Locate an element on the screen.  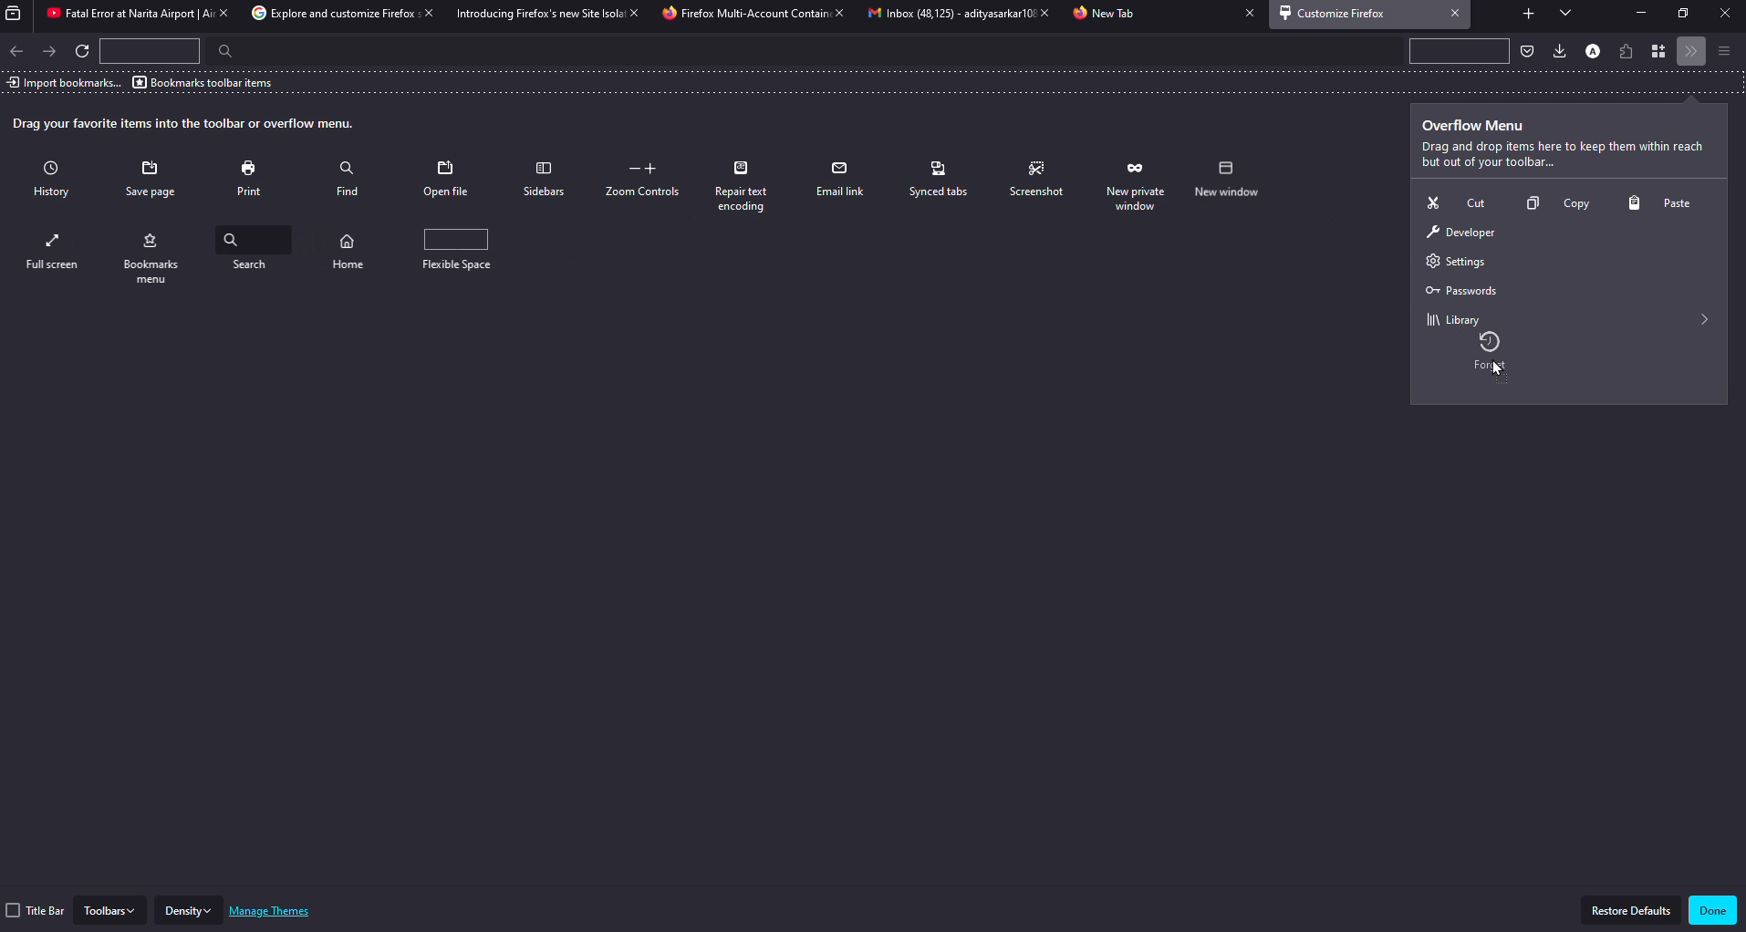
close is located at coordinates (1244, 14).